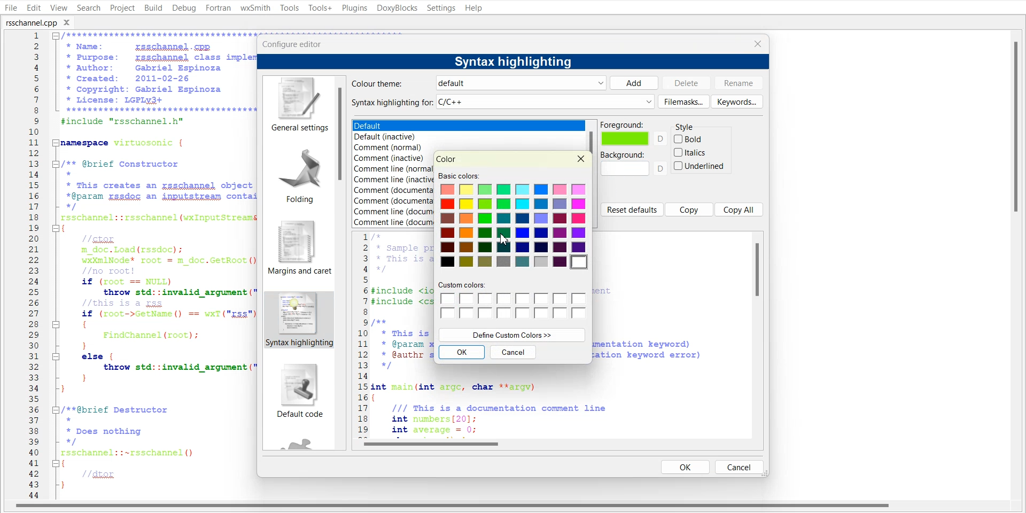 The width and height of the screenshot is (1026, 513). I want to click on Color theme default, so click(476, 83).